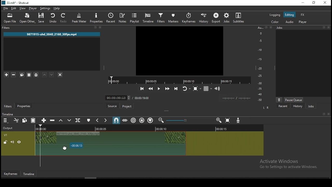 This screenshot has height=187, width=332. I want to click on properties, so click(25, 106).